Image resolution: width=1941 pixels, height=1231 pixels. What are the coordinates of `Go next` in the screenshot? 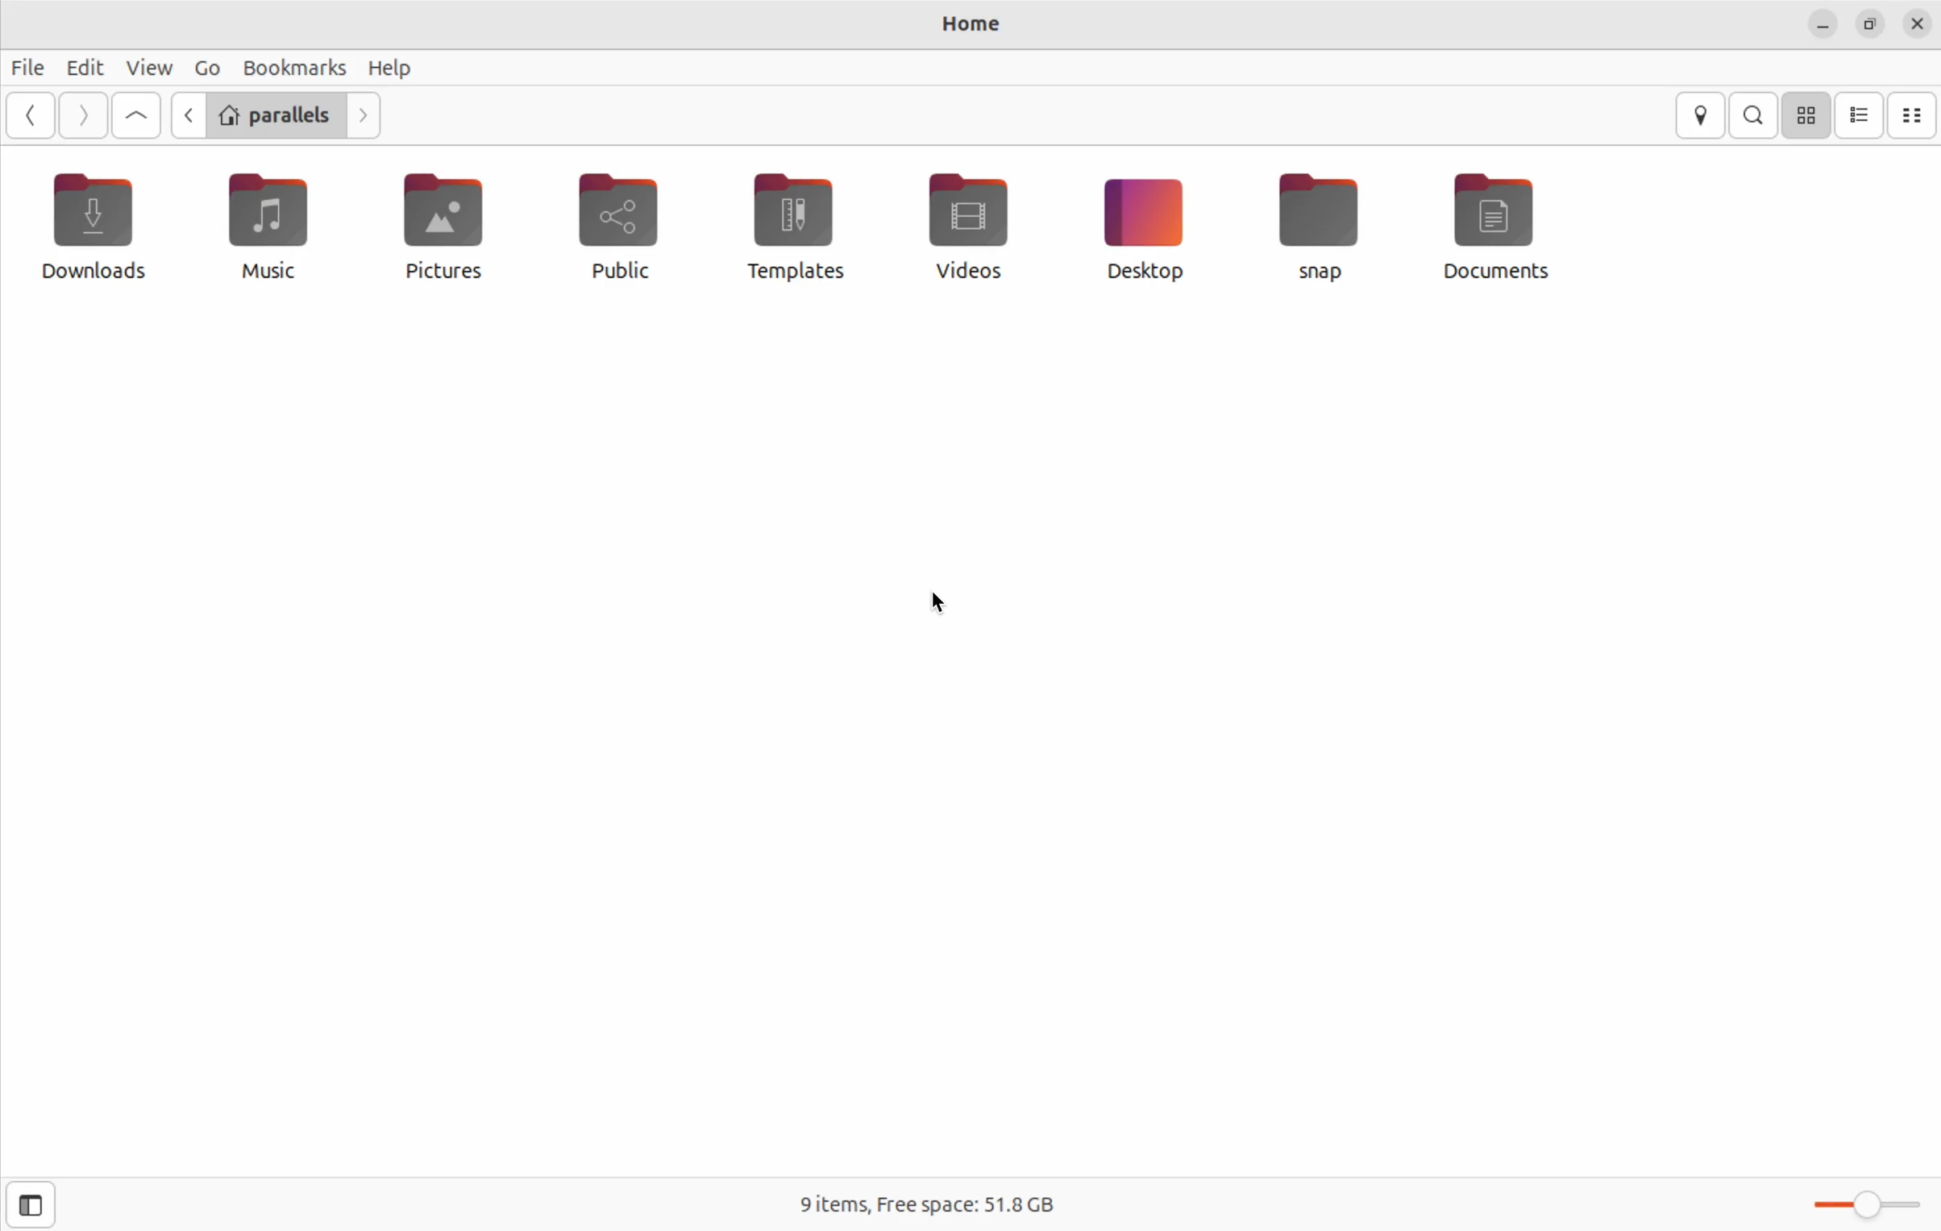 It's located at (367, 117).